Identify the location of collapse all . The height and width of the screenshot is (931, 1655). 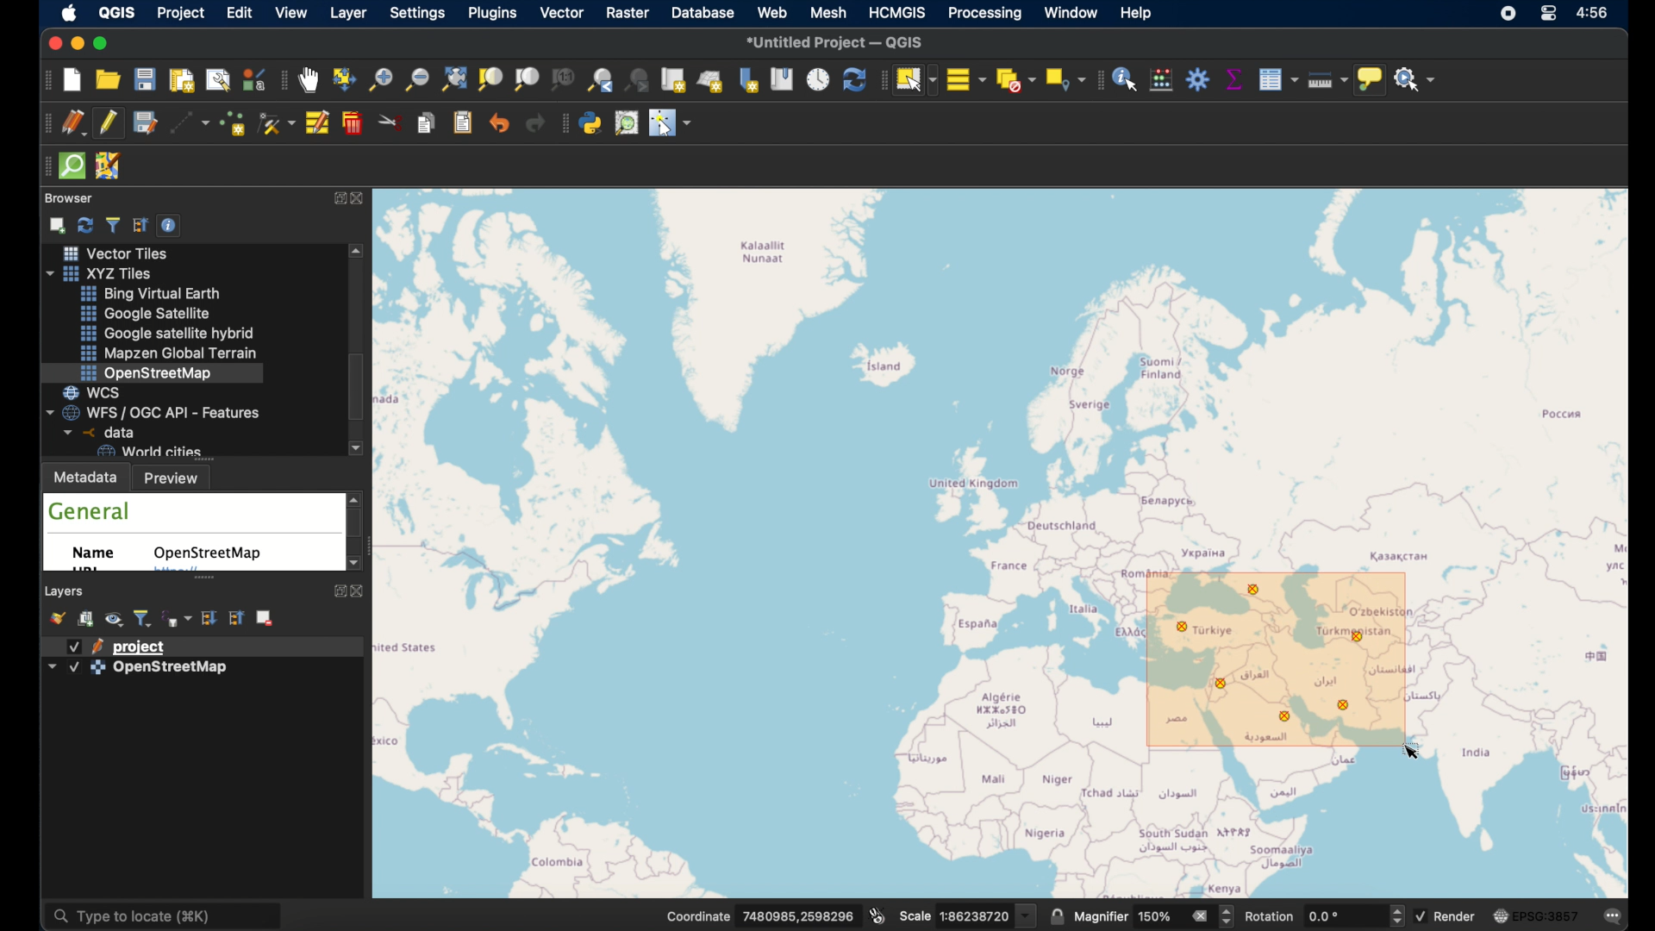
(141, 223).